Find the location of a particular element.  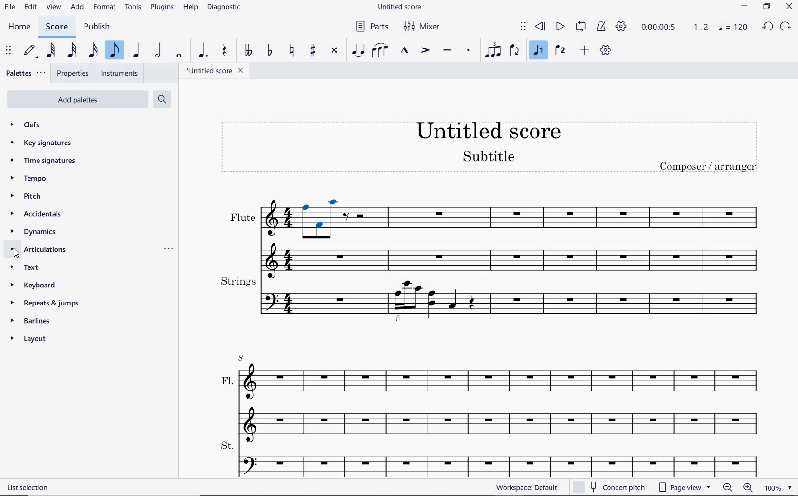

PARTS is located at coordinates (371, 27).